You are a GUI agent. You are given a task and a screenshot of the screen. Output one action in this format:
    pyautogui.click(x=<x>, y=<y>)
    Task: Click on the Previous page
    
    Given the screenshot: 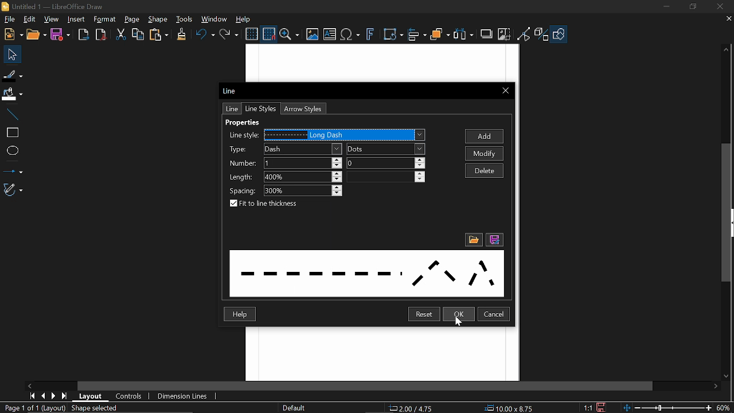 What is the action you would take?
    pyautogui.click(x=45, y=395)
    